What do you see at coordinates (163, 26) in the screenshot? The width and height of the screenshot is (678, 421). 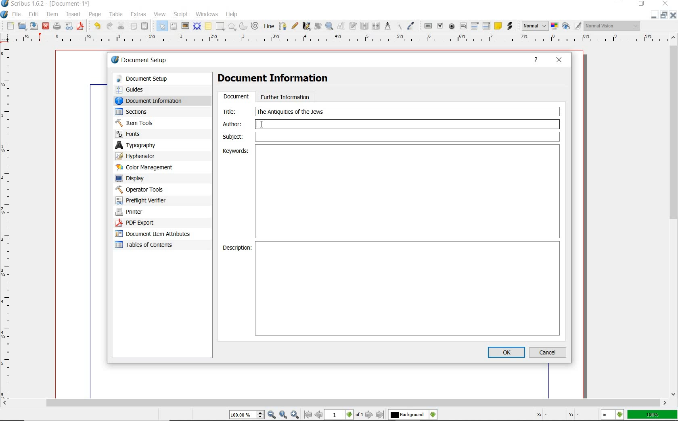 I see `select` at bounding box center [163, 26].